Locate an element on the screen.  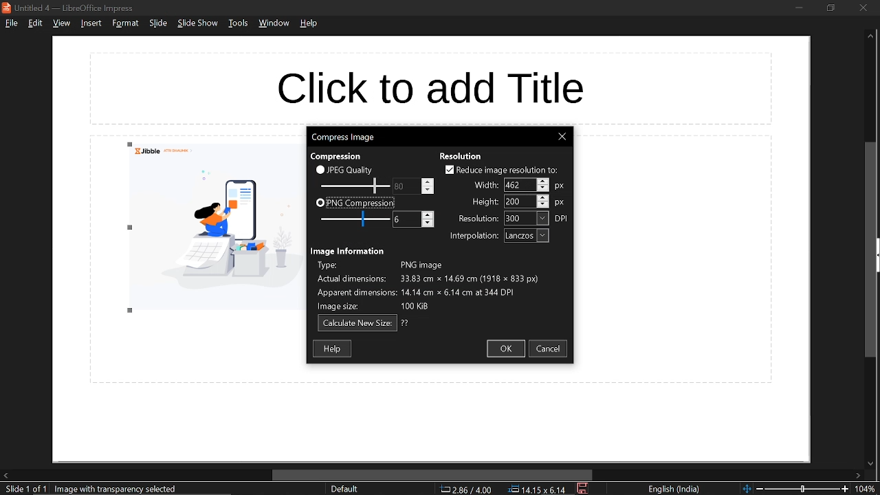
cancel is located at coordinates (550, 349).